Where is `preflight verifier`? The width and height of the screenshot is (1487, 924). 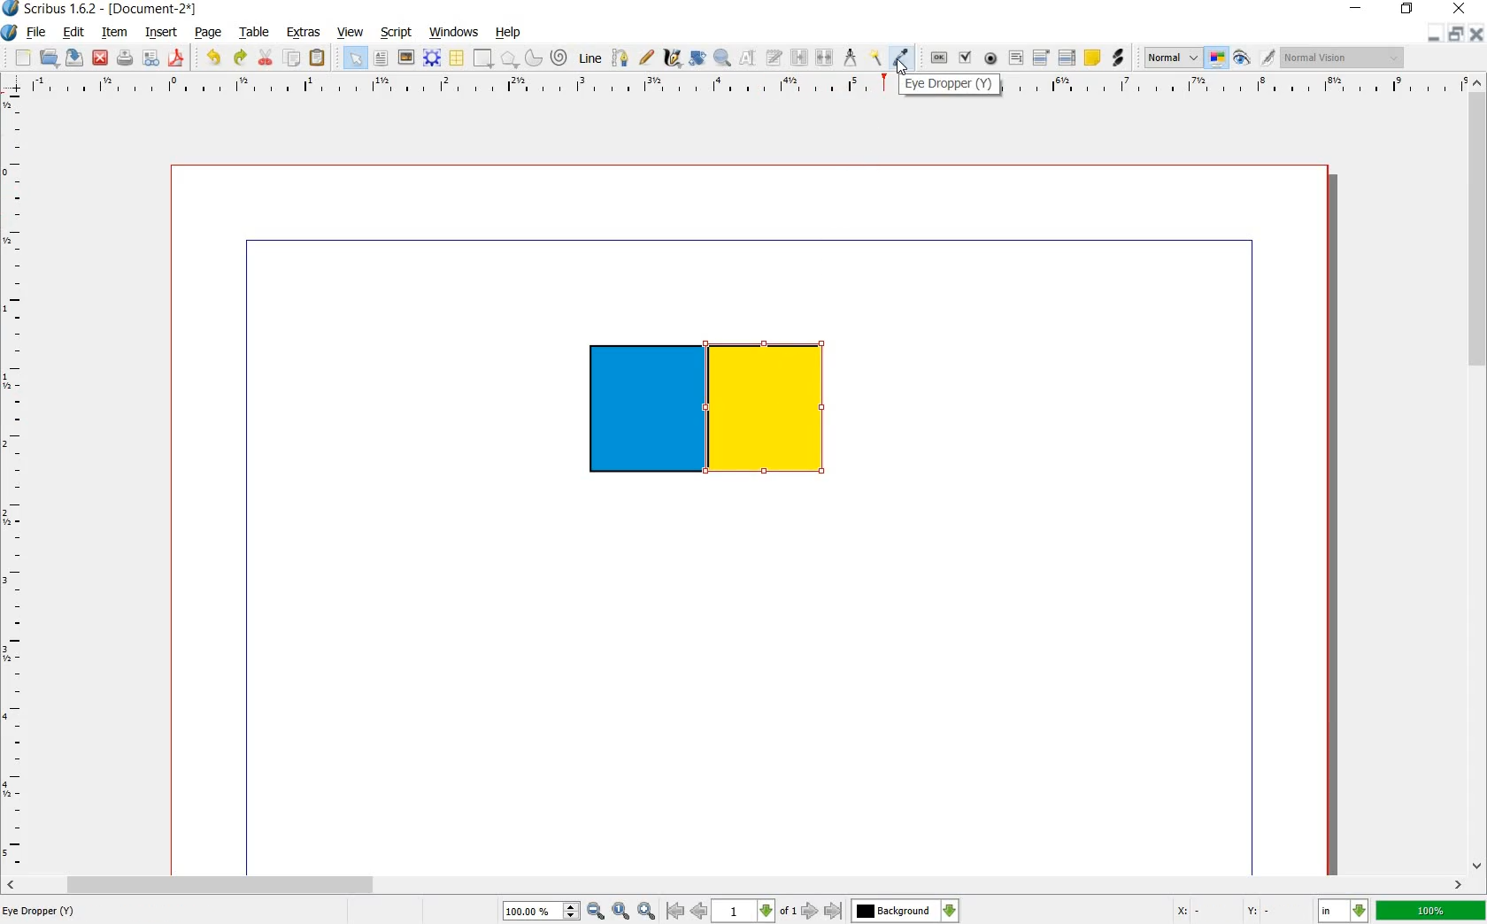
preflight verifier is located at coordinates (150, 58).